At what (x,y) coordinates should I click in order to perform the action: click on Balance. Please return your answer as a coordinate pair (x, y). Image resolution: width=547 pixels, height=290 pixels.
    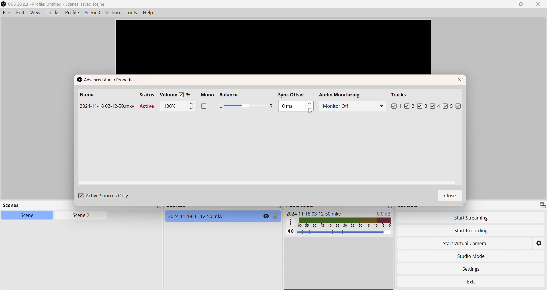
    Looking at the image, I should click on (234, 95).